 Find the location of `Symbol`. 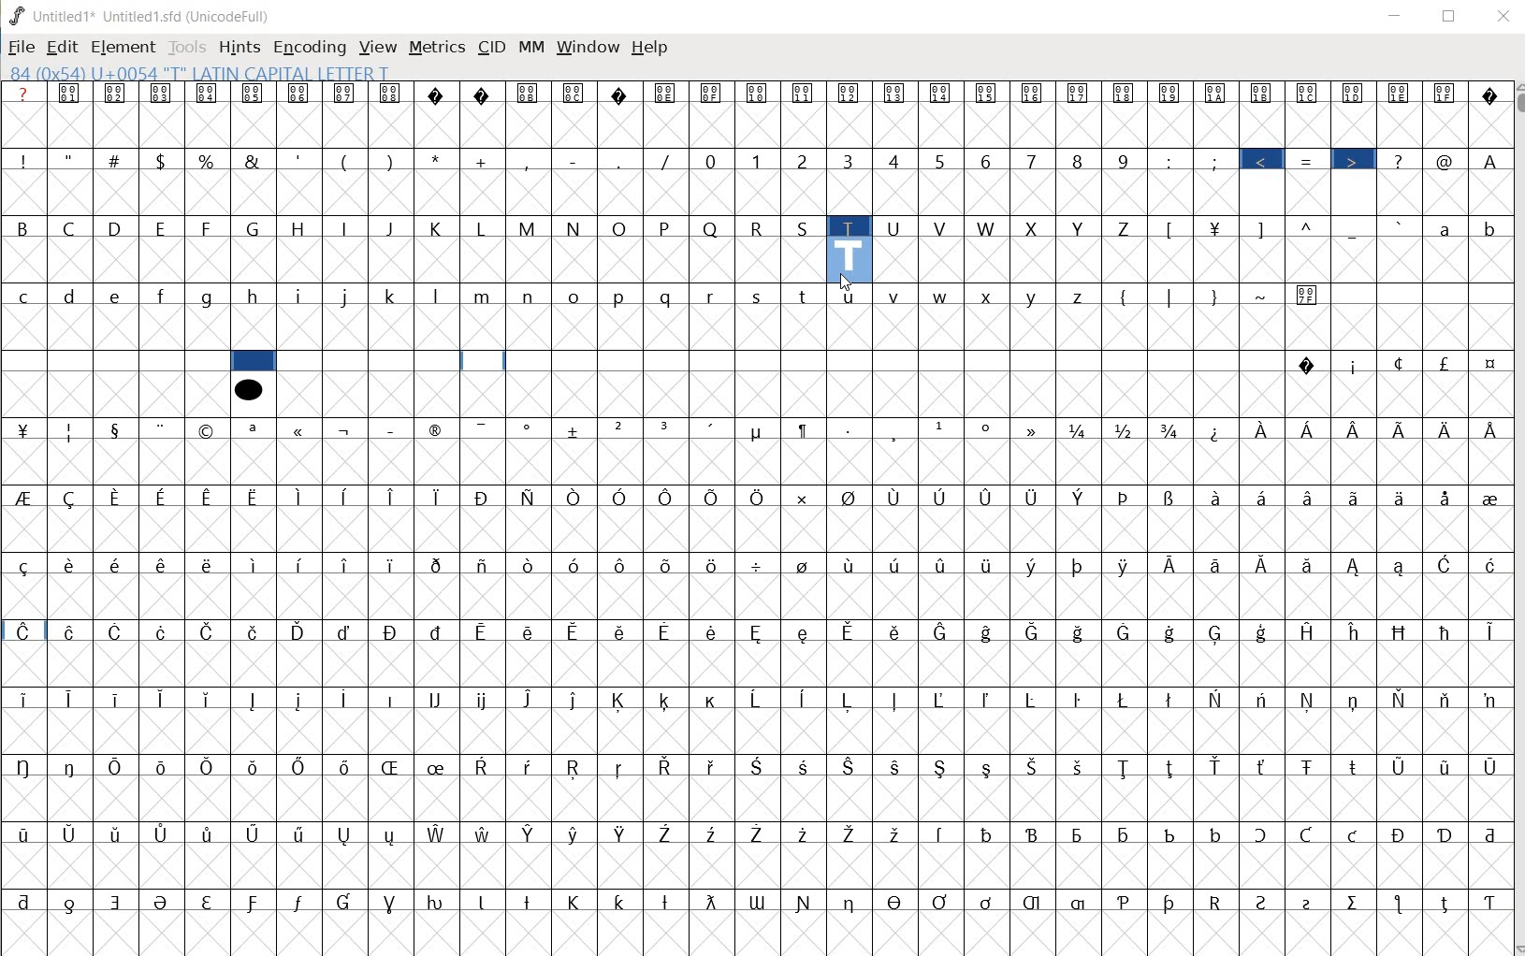

Symbol is located at coordinates (72, 903).